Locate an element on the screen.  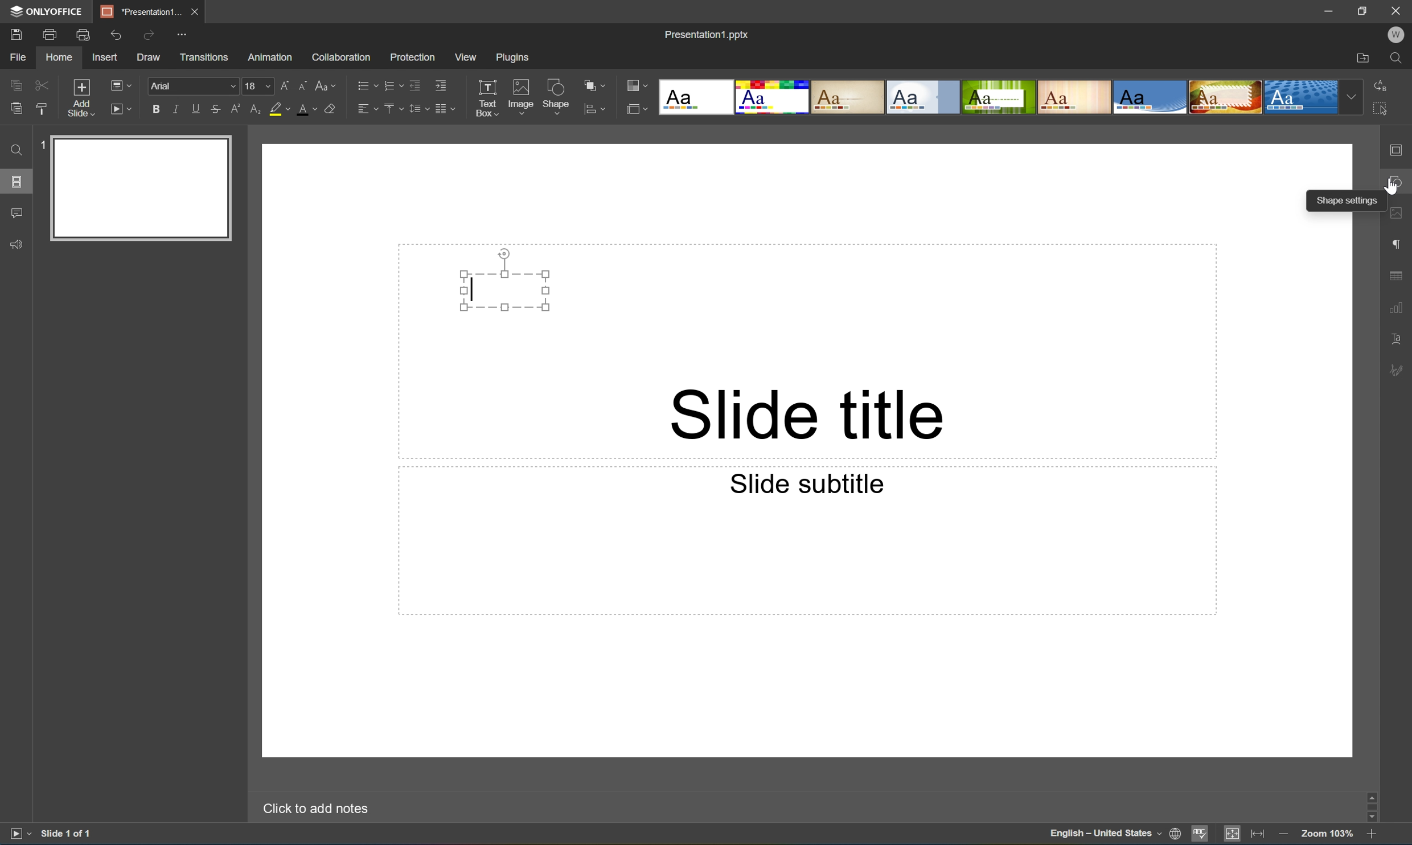
Insert columns is located at coordinates (445, 108).